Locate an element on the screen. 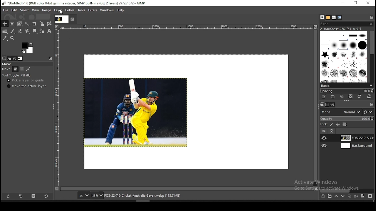  tool options is located at coordinates (4, 58).